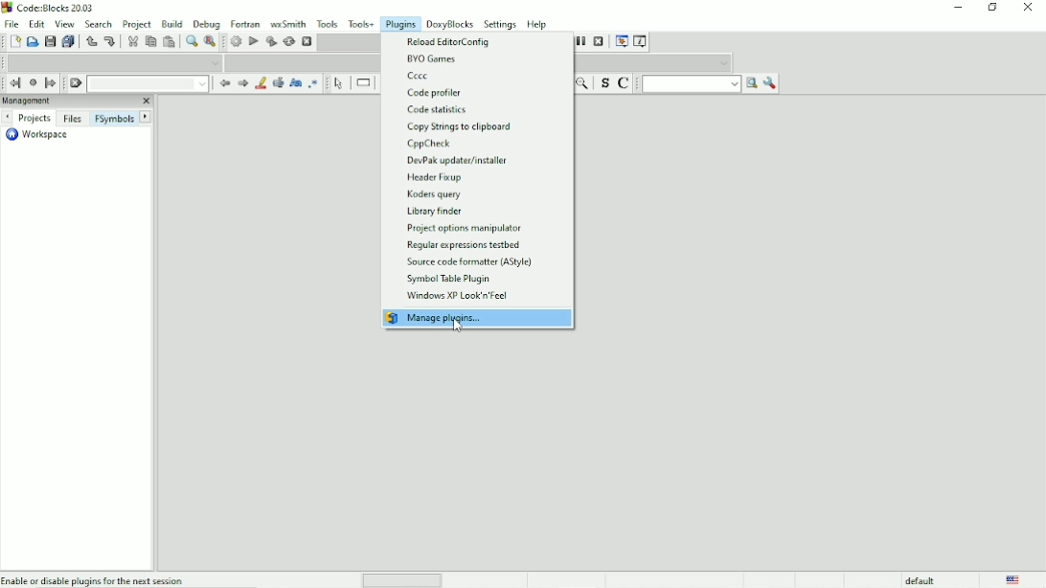  What do you see at coordinates (295, 83) in the screenshot?
I see `Match case` at bounding box center [295, 83].